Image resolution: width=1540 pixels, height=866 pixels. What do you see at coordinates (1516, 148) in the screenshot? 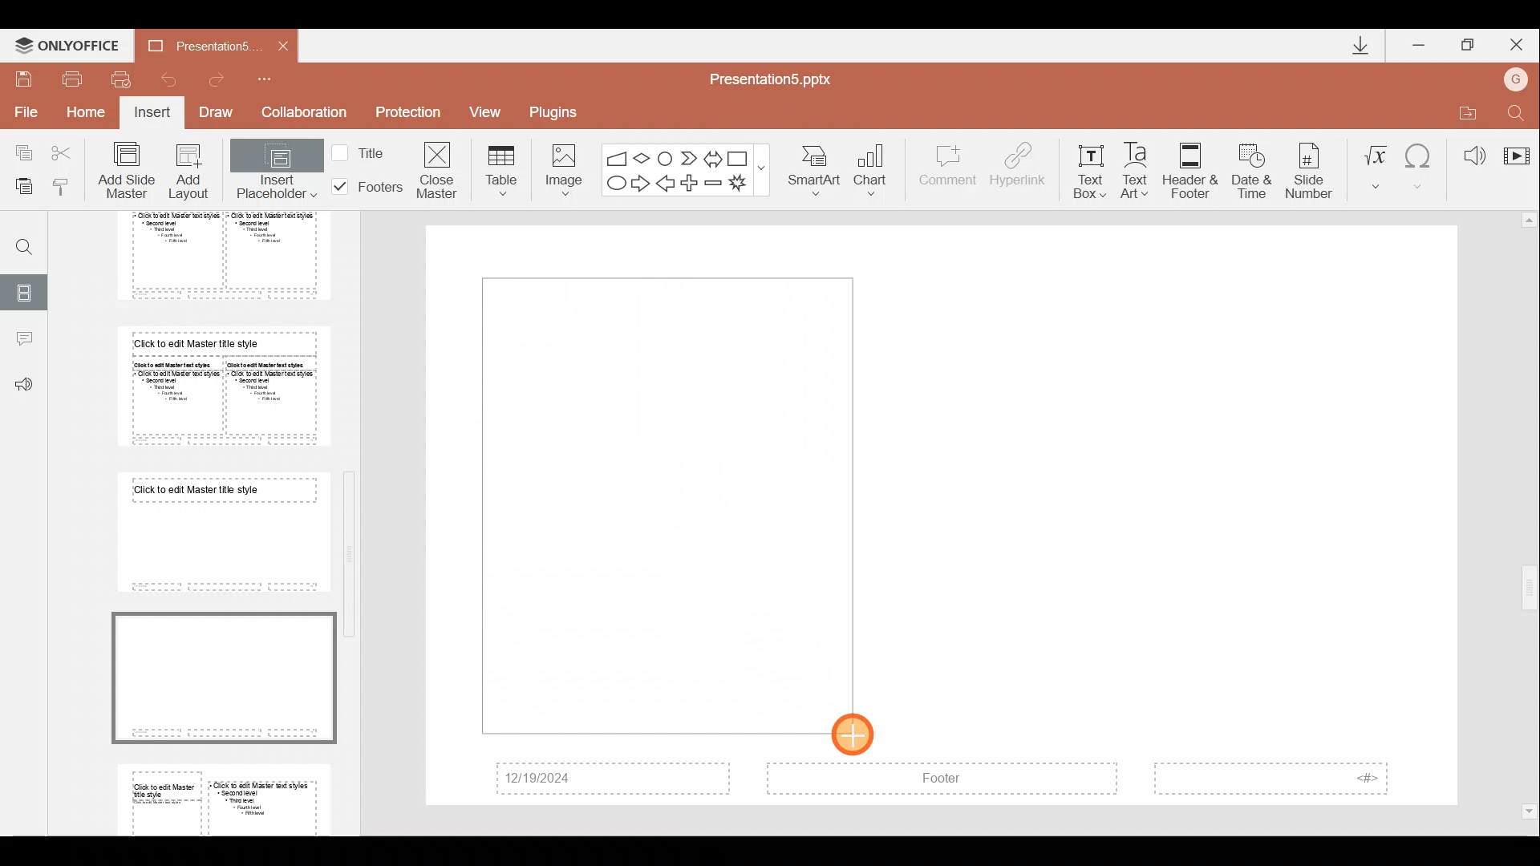
I see `Video` at bounding box center [1516, 148].